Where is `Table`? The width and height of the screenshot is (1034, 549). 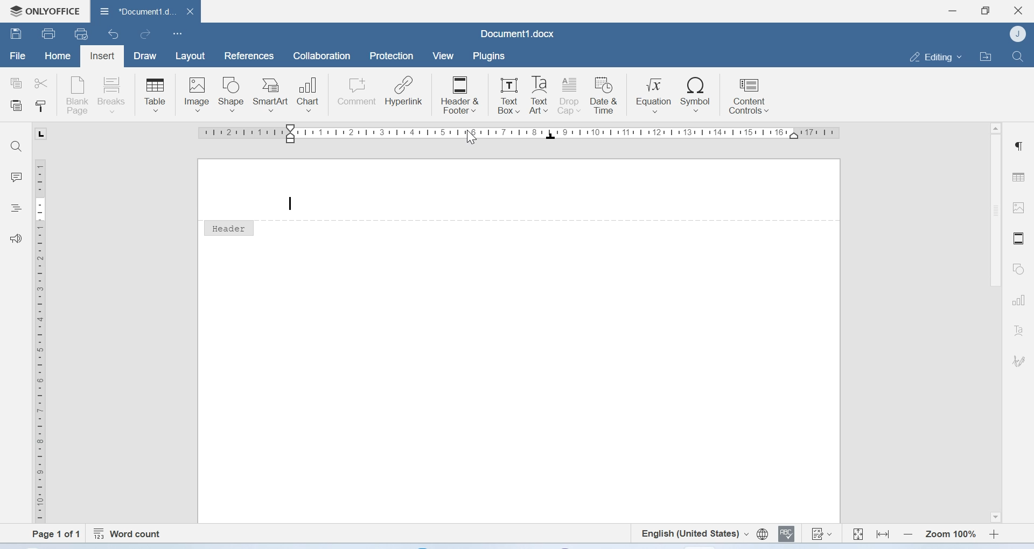 Table is located at coordinates (155, 94).